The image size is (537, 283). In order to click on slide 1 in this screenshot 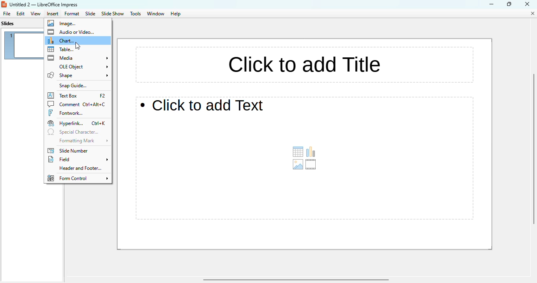, I will do `click(24, 45)`.